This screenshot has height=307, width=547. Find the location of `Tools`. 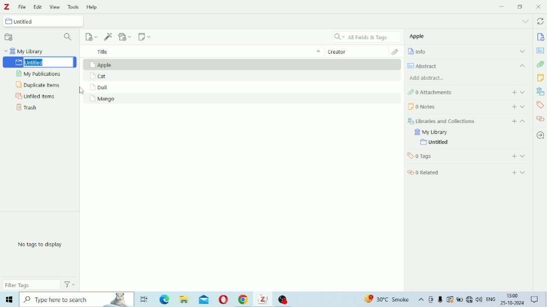

Tools is located at coordinates (74, 6).